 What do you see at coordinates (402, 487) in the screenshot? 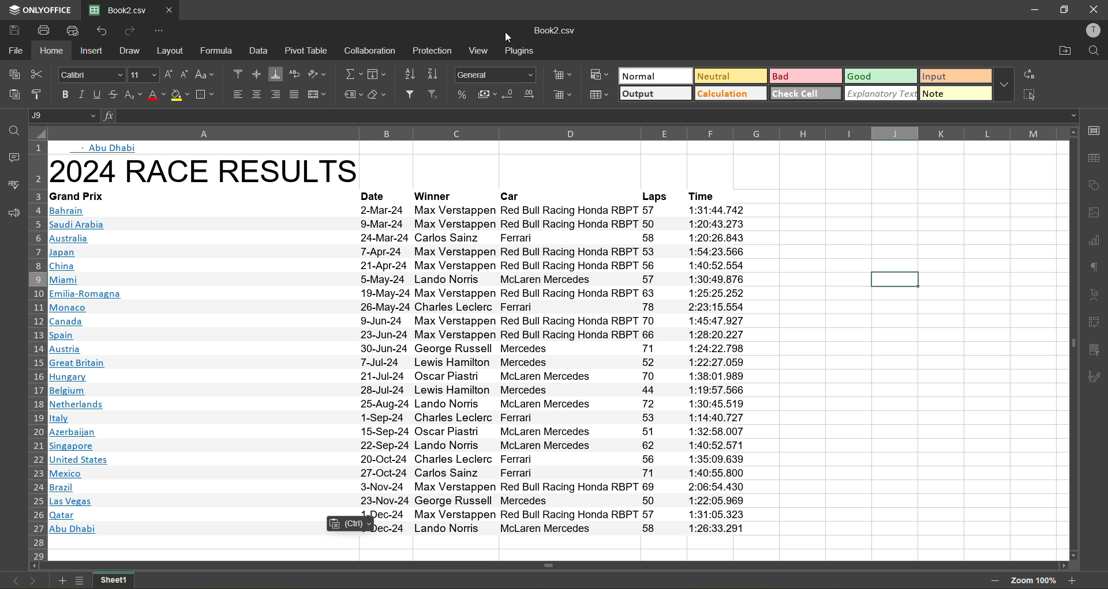
I see `text info` at bounding box center [402, 487].